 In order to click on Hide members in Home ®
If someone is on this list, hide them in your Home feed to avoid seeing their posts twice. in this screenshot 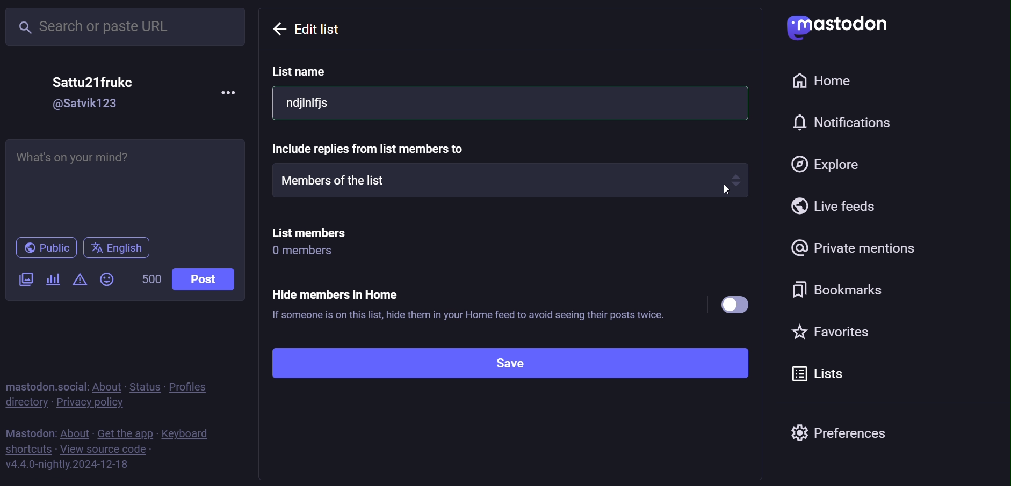, I will do `click(510, 303)`.